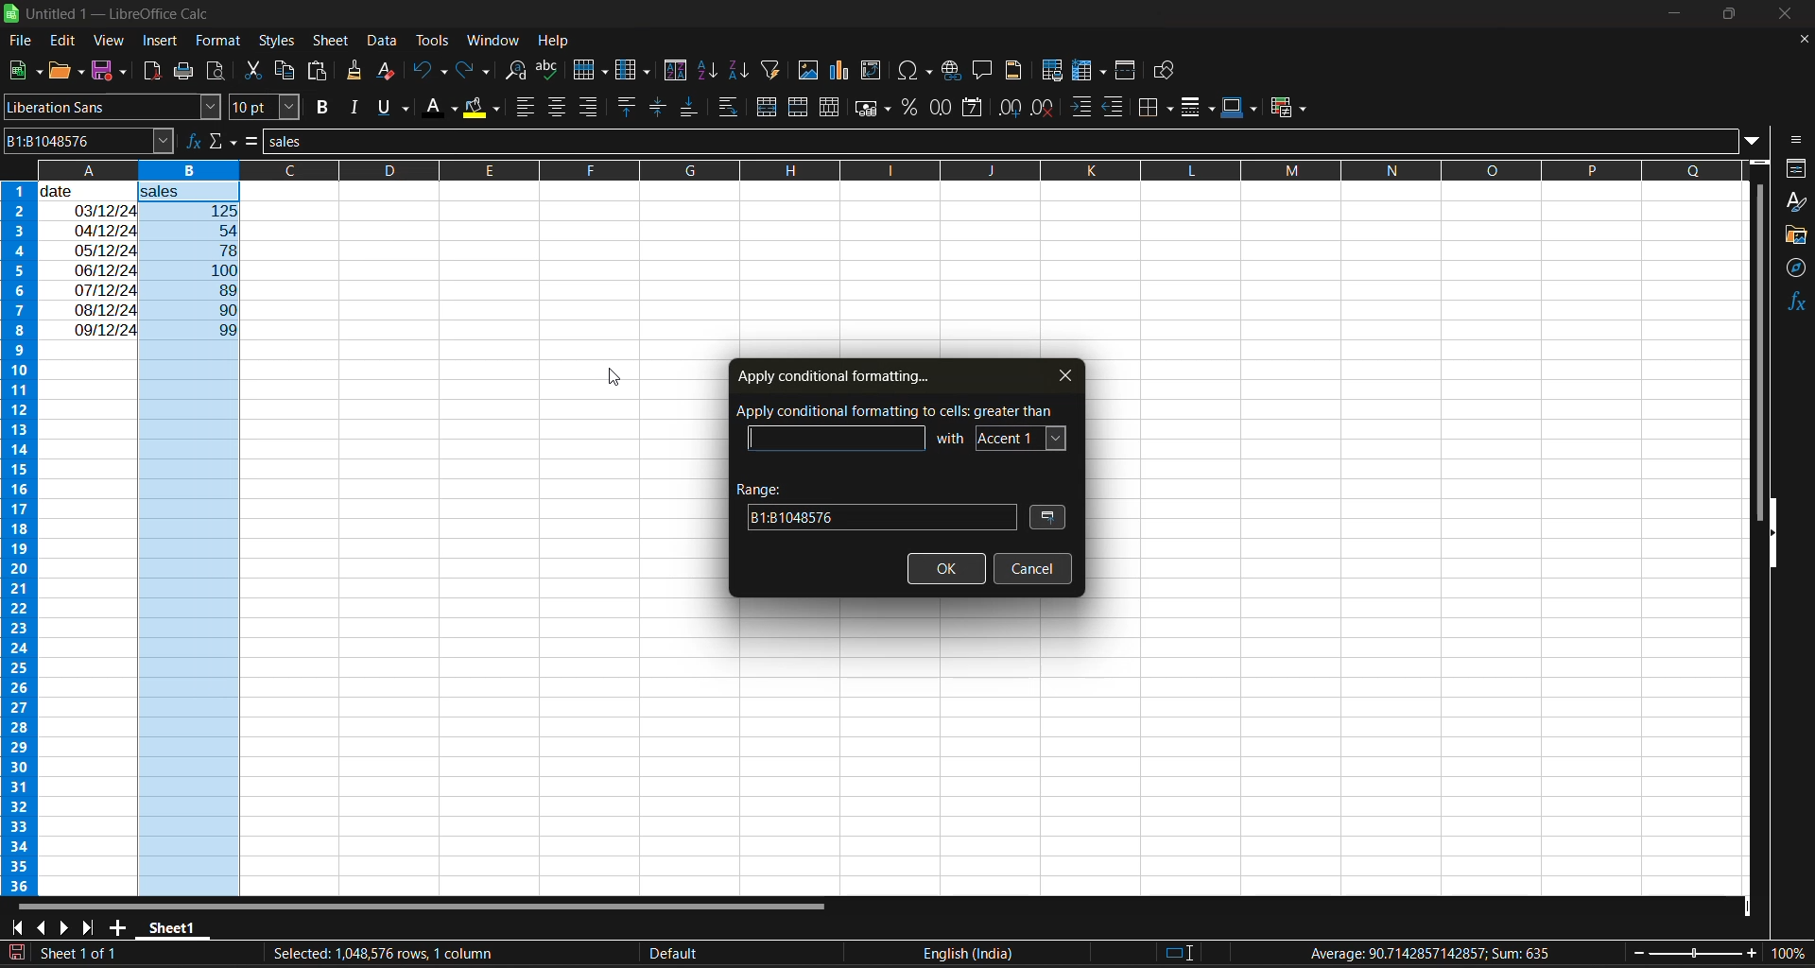  What do you see at coordinates (1128, 71) in the screenshot?
I see `split window` at bounding box center [1128, 71].